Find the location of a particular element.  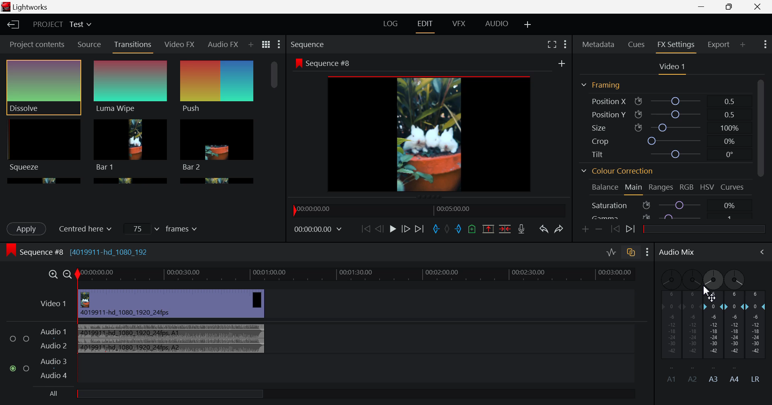

All is located at coordinates (160, 393).